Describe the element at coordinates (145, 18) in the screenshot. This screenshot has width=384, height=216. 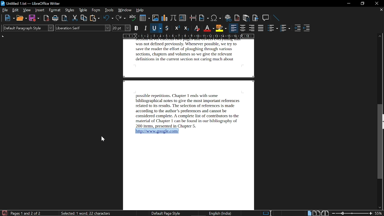
I see `insert table` at that location.